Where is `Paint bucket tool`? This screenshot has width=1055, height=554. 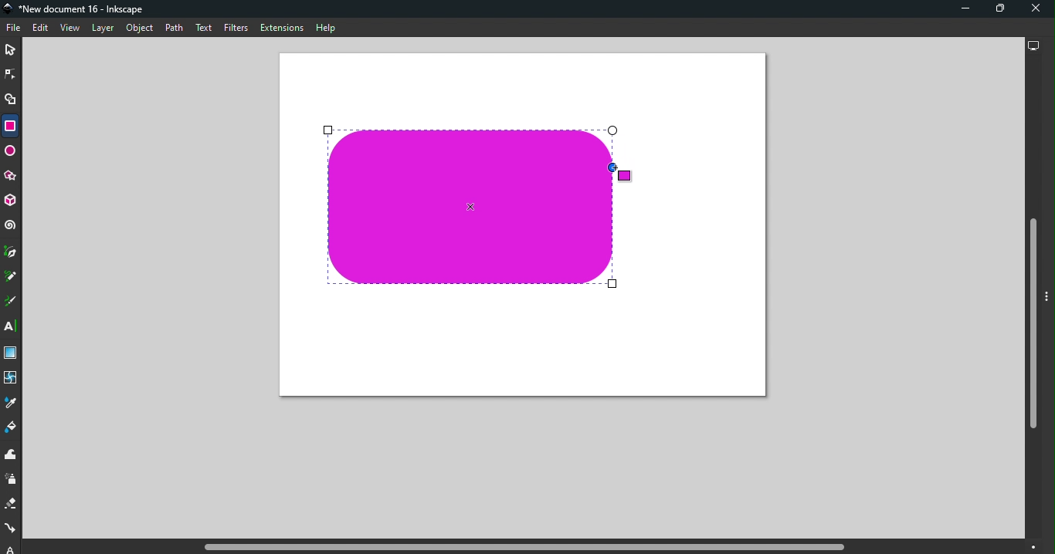 Paint bucket tool is located at coordinates (12, 429).